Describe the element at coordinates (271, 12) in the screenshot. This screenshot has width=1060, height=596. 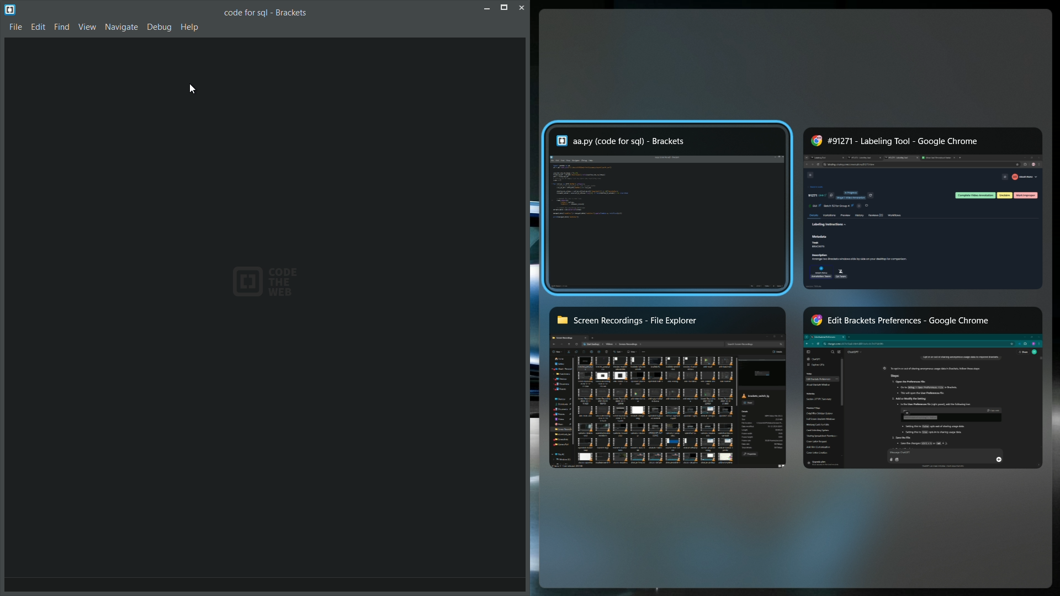
I see `Filename` at that location.